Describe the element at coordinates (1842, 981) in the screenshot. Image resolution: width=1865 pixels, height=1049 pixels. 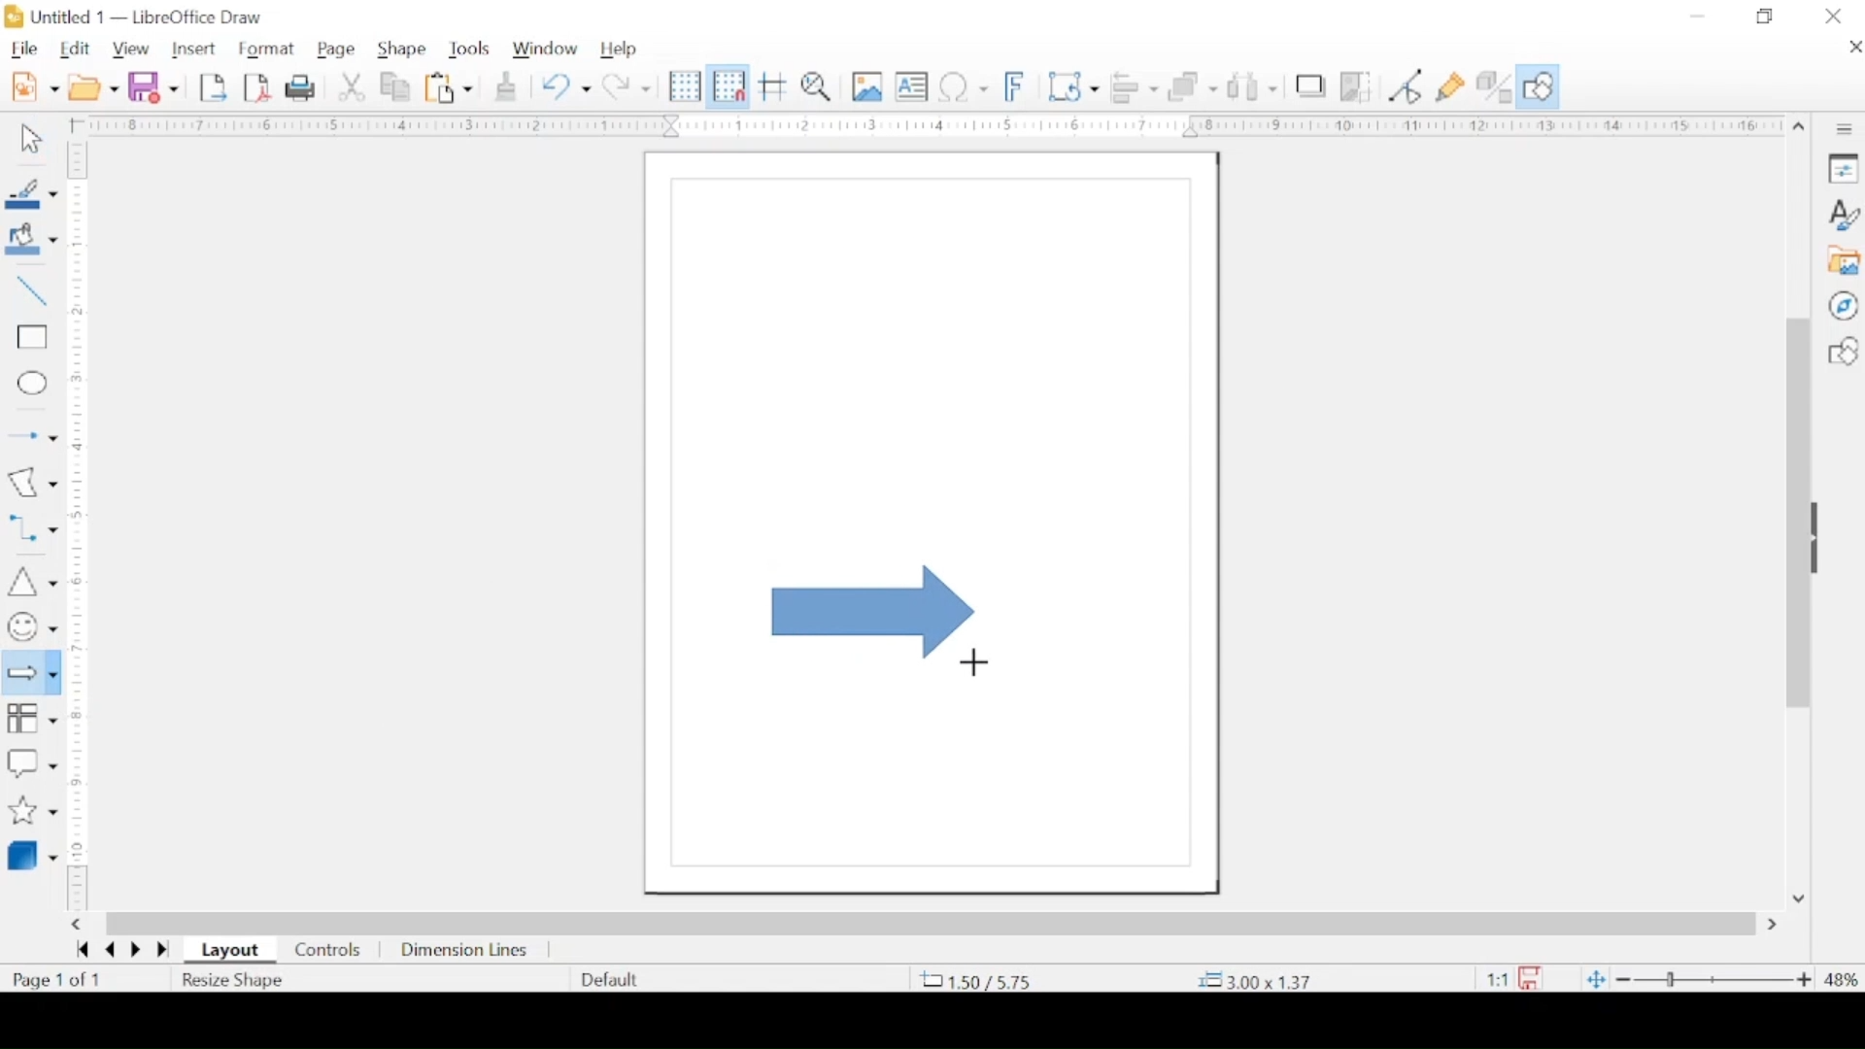
I see `zoom level` at that location.